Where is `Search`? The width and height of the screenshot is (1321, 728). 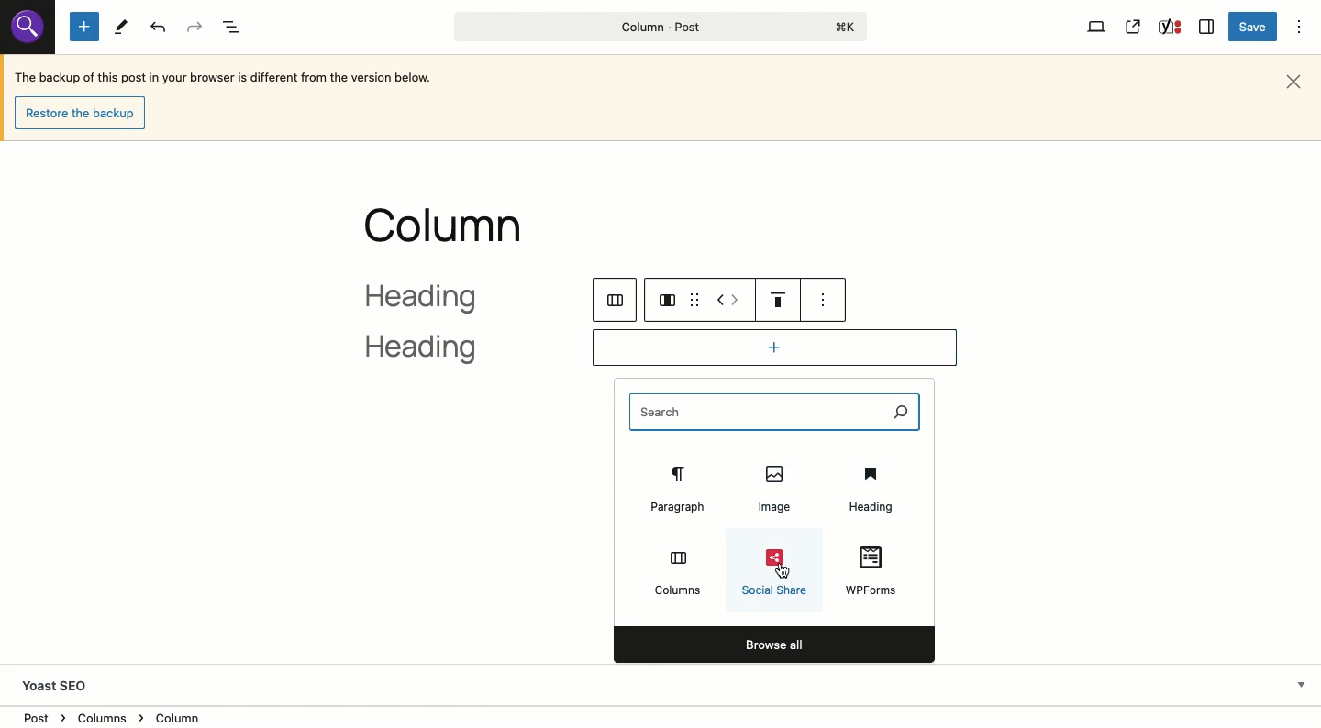
Search is located at coordinates (776, 411).